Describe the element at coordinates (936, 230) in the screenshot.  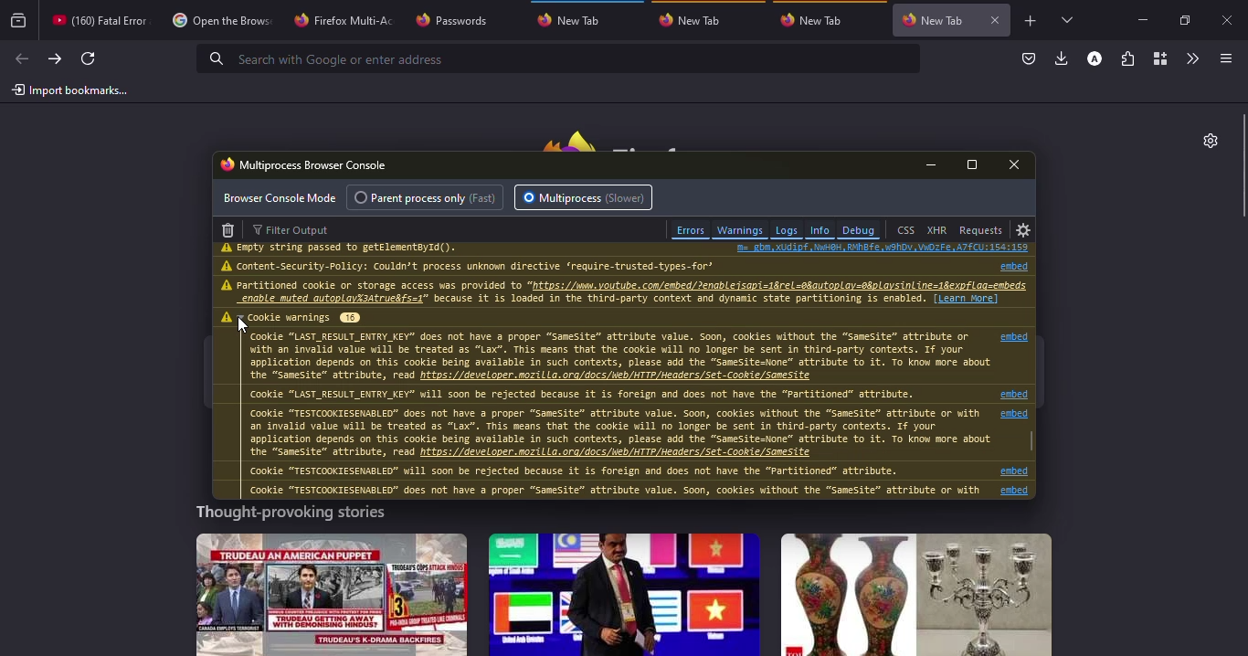
I see `xhr` at that location.